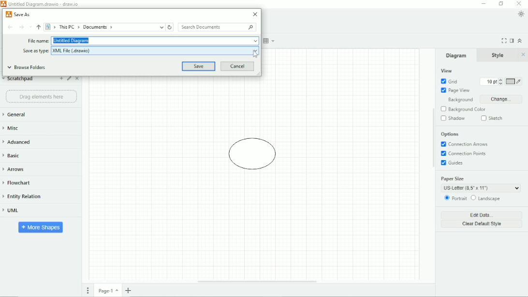  I want to click on Connection Arrows, so click(464, 144).